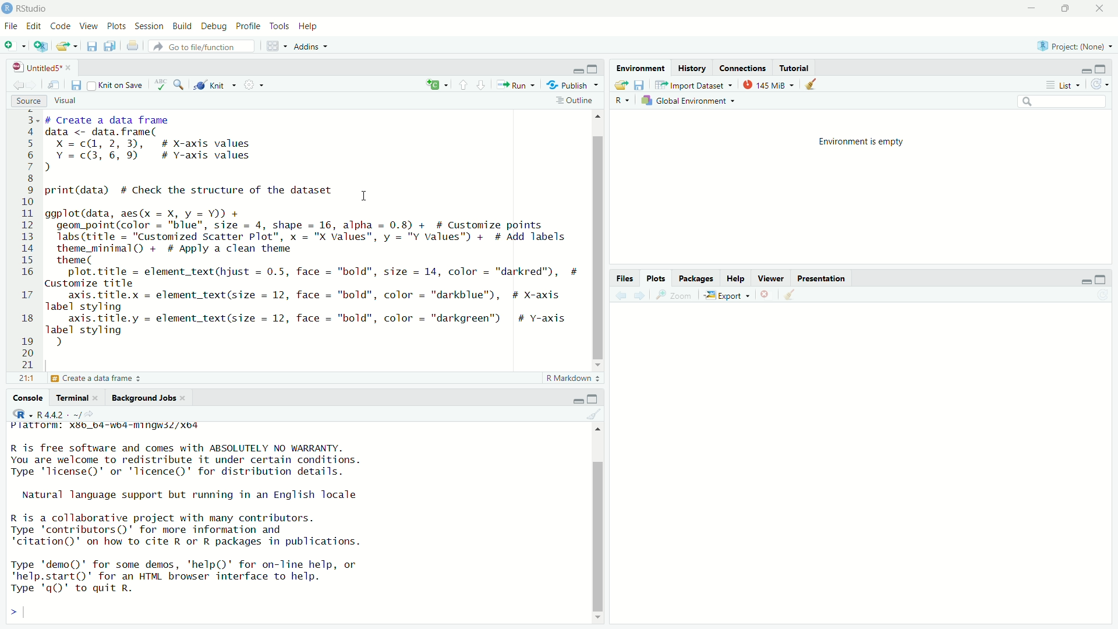  What do you see at coordinates (1033, 8) in the screenshot?
I see `minimize` at bounding box center [1033, 8].